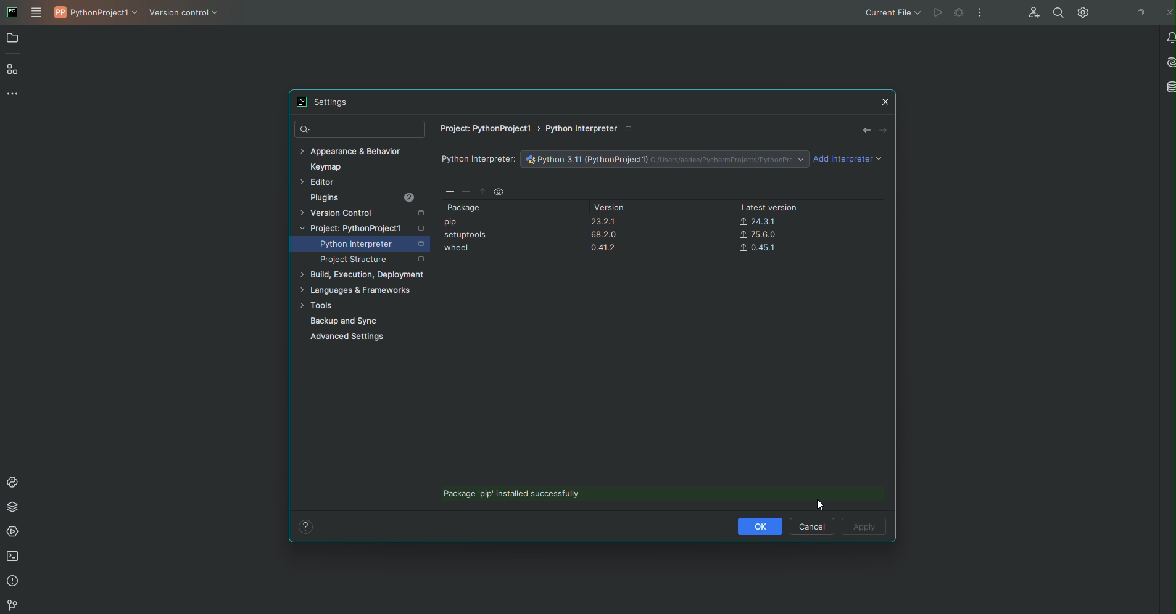  I want to click on AI, so click(1168, 62).